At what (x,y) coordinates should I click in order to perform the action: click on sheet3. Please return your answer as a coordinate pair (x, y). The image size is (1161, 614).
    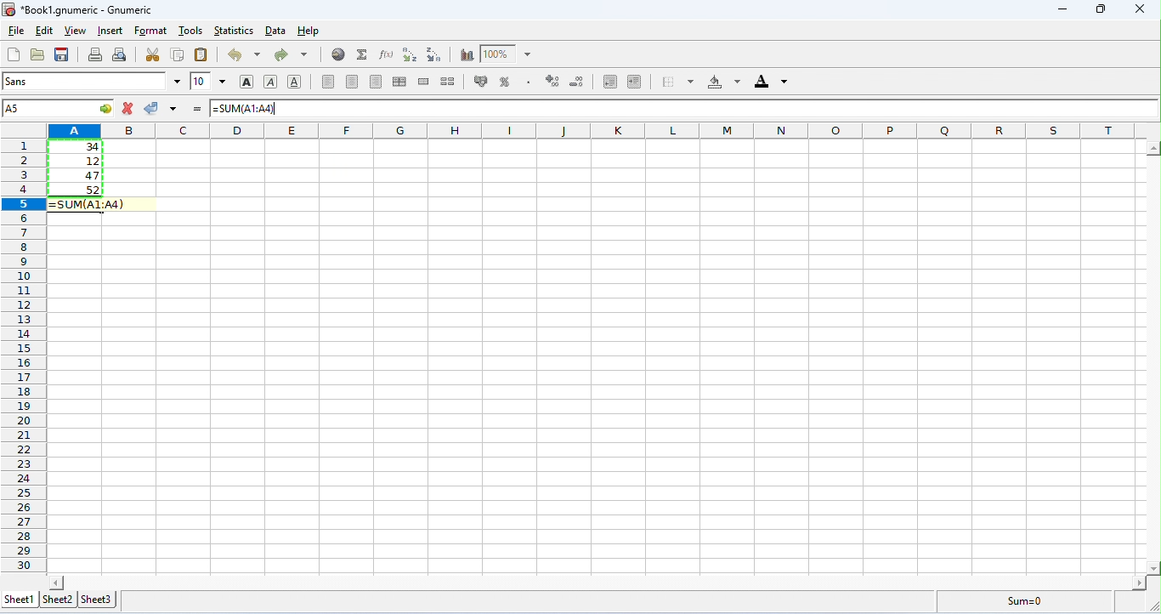
    Looking at the image, I should click on (97, 600).